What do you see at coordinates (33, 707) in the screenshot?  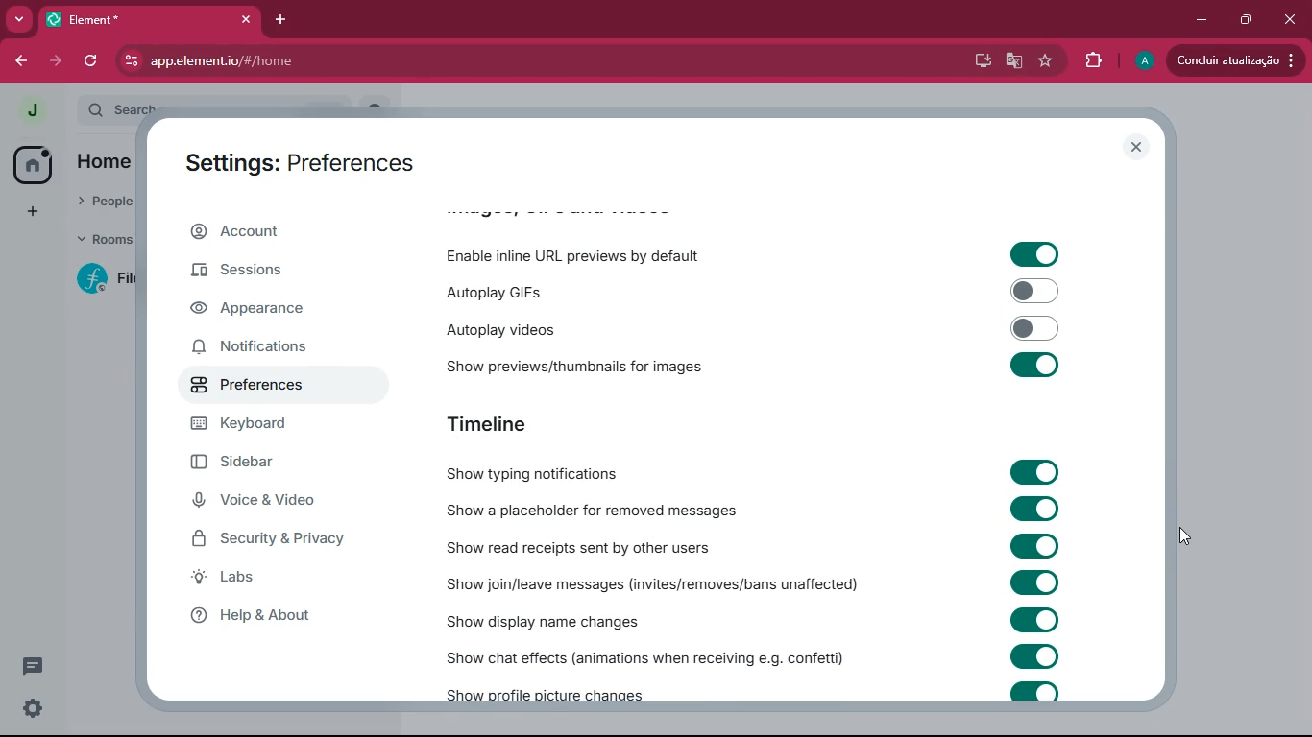 I see `quick settings` at bounding box center [33, 707].